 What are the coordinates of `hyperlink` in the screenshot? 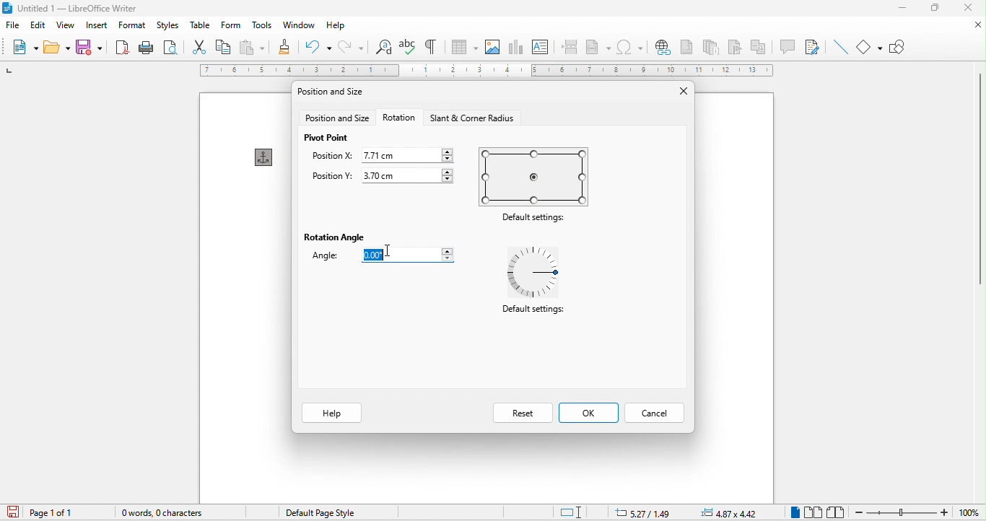 It's located at (661, 47).